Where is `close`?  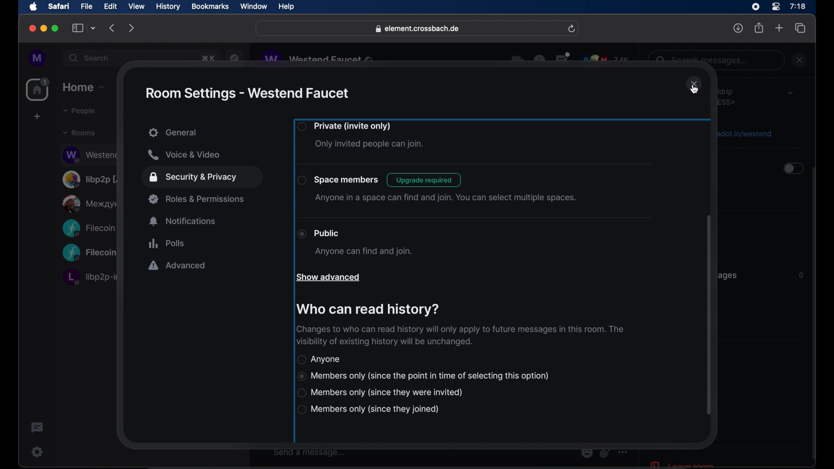 close is located at coordinates (31, 29).